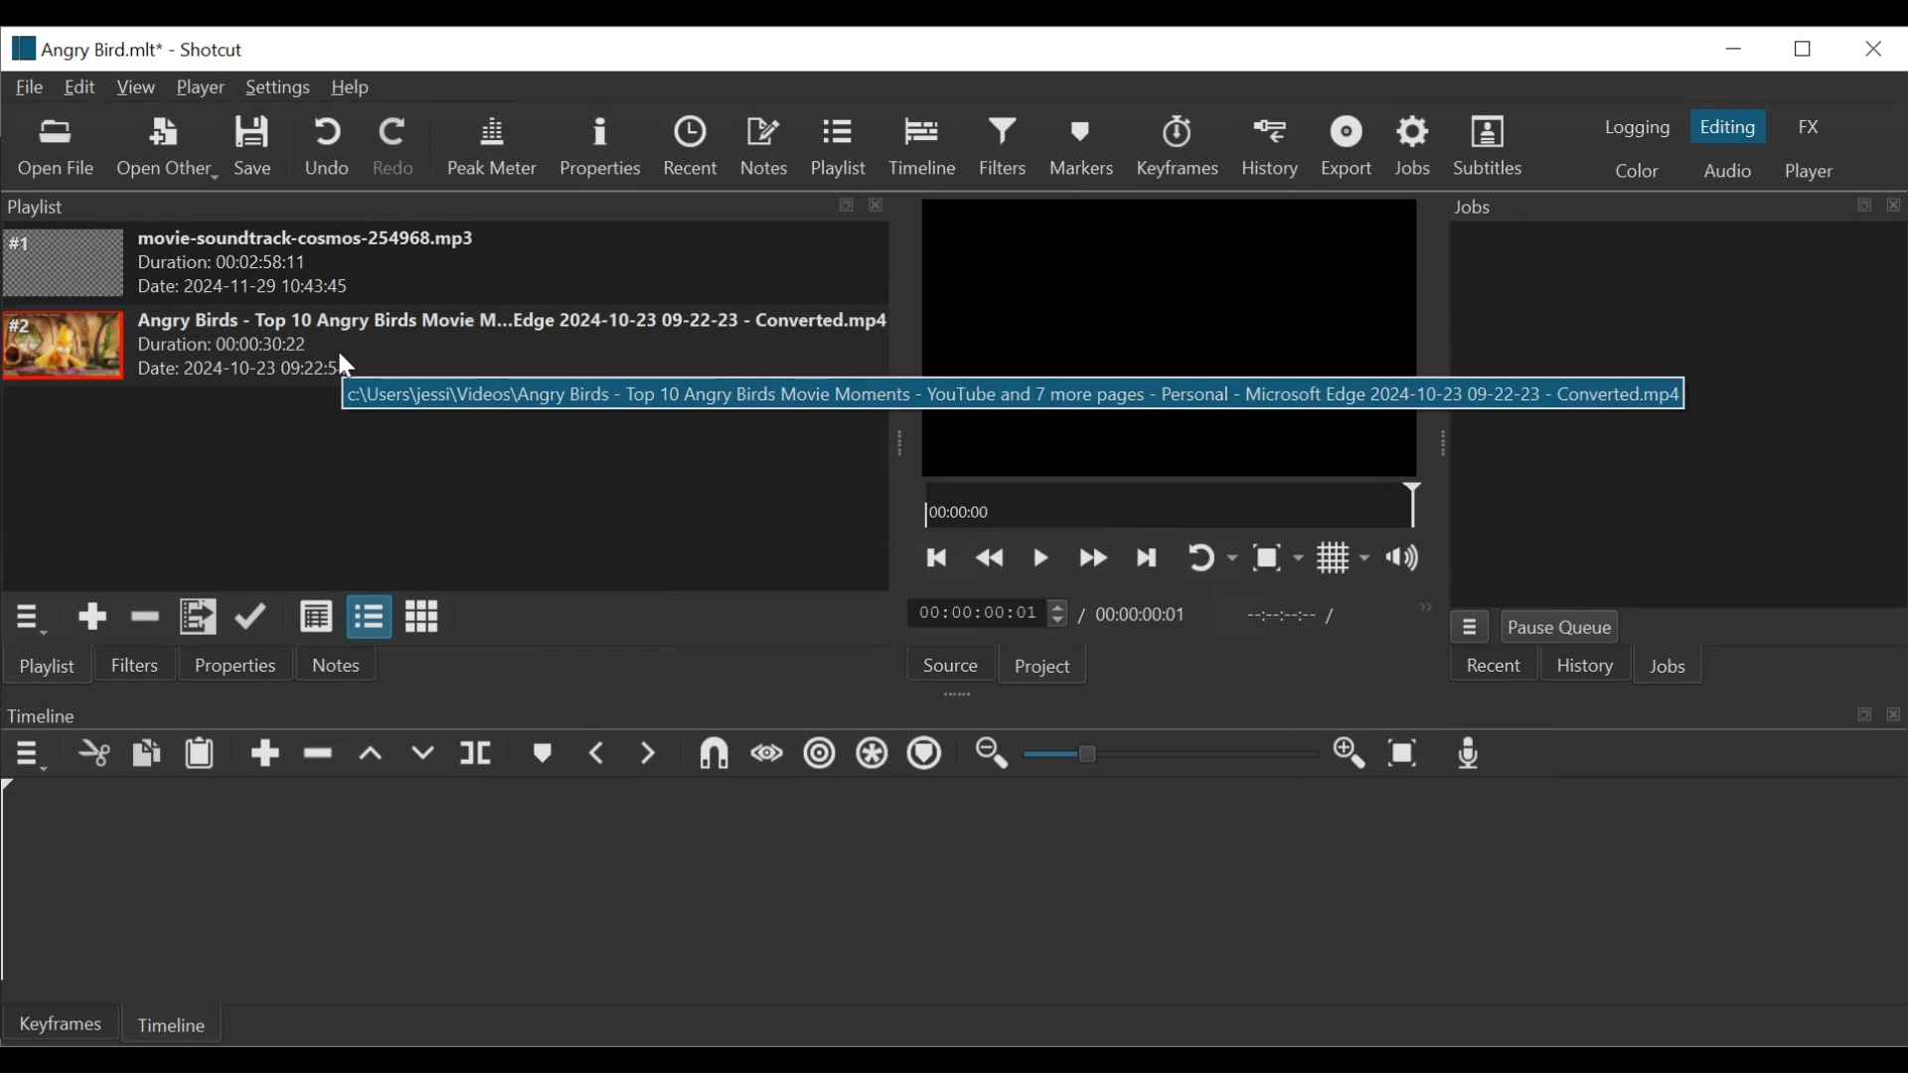  What do you see at coordinates (275, 88) in the screenshot?
I see `Settings` at bounding box center [275, 88].